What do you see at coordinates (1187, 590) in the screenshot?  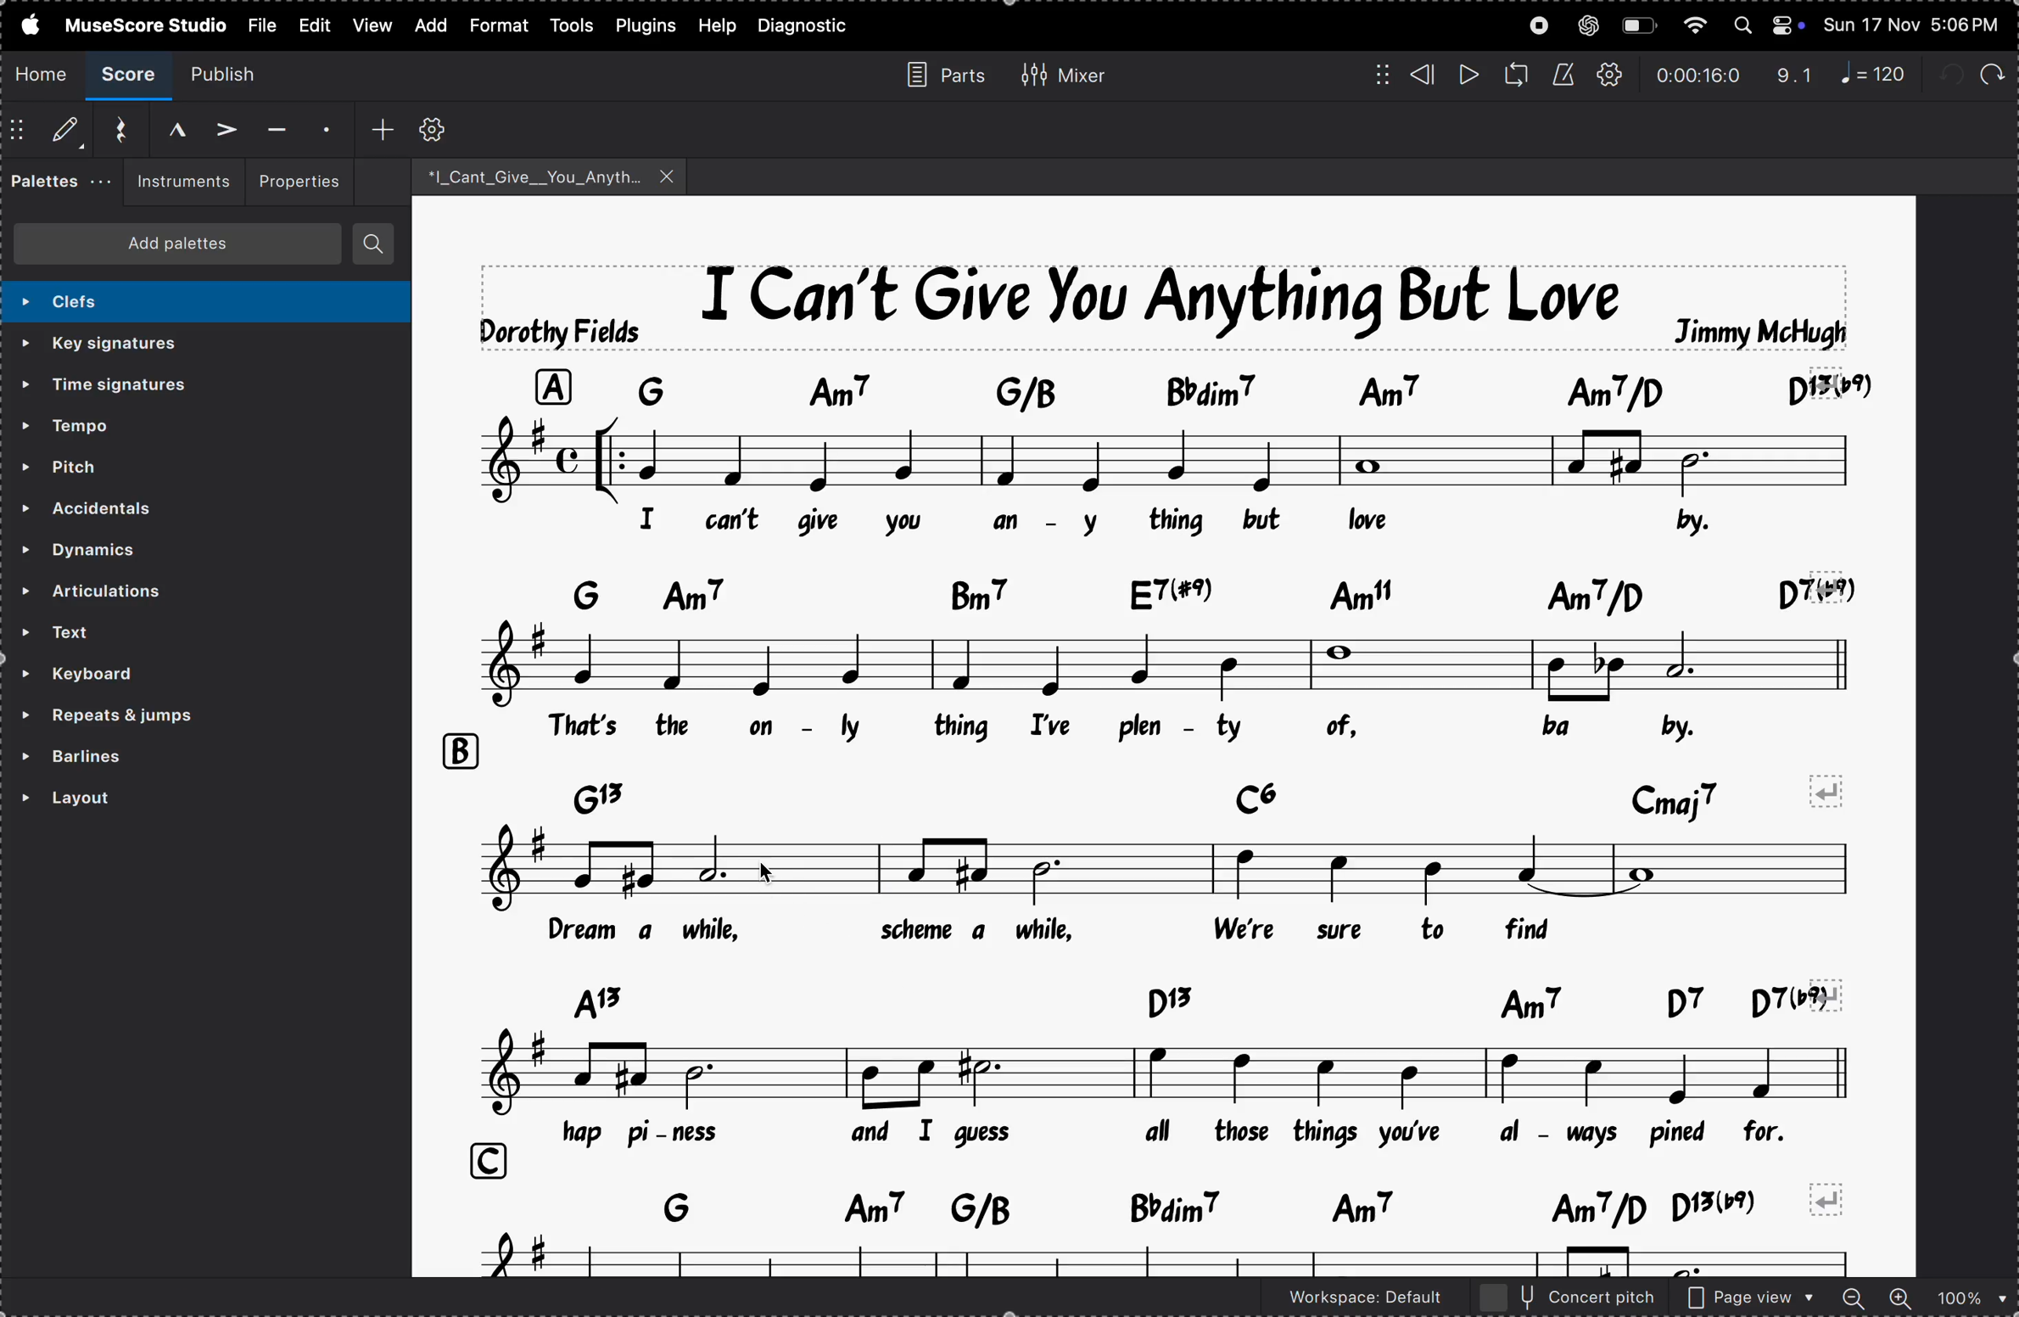 I see `key notes` at bounding box center [1187, 590].